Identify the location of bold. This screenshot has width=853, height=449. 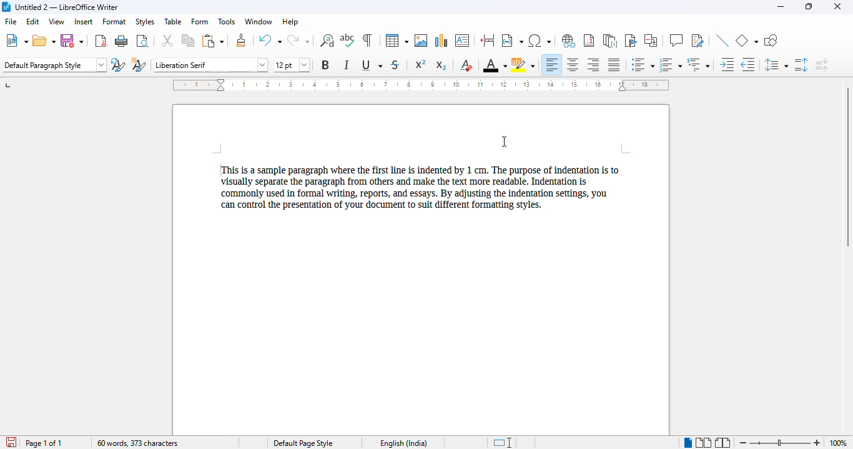
(325, 65).